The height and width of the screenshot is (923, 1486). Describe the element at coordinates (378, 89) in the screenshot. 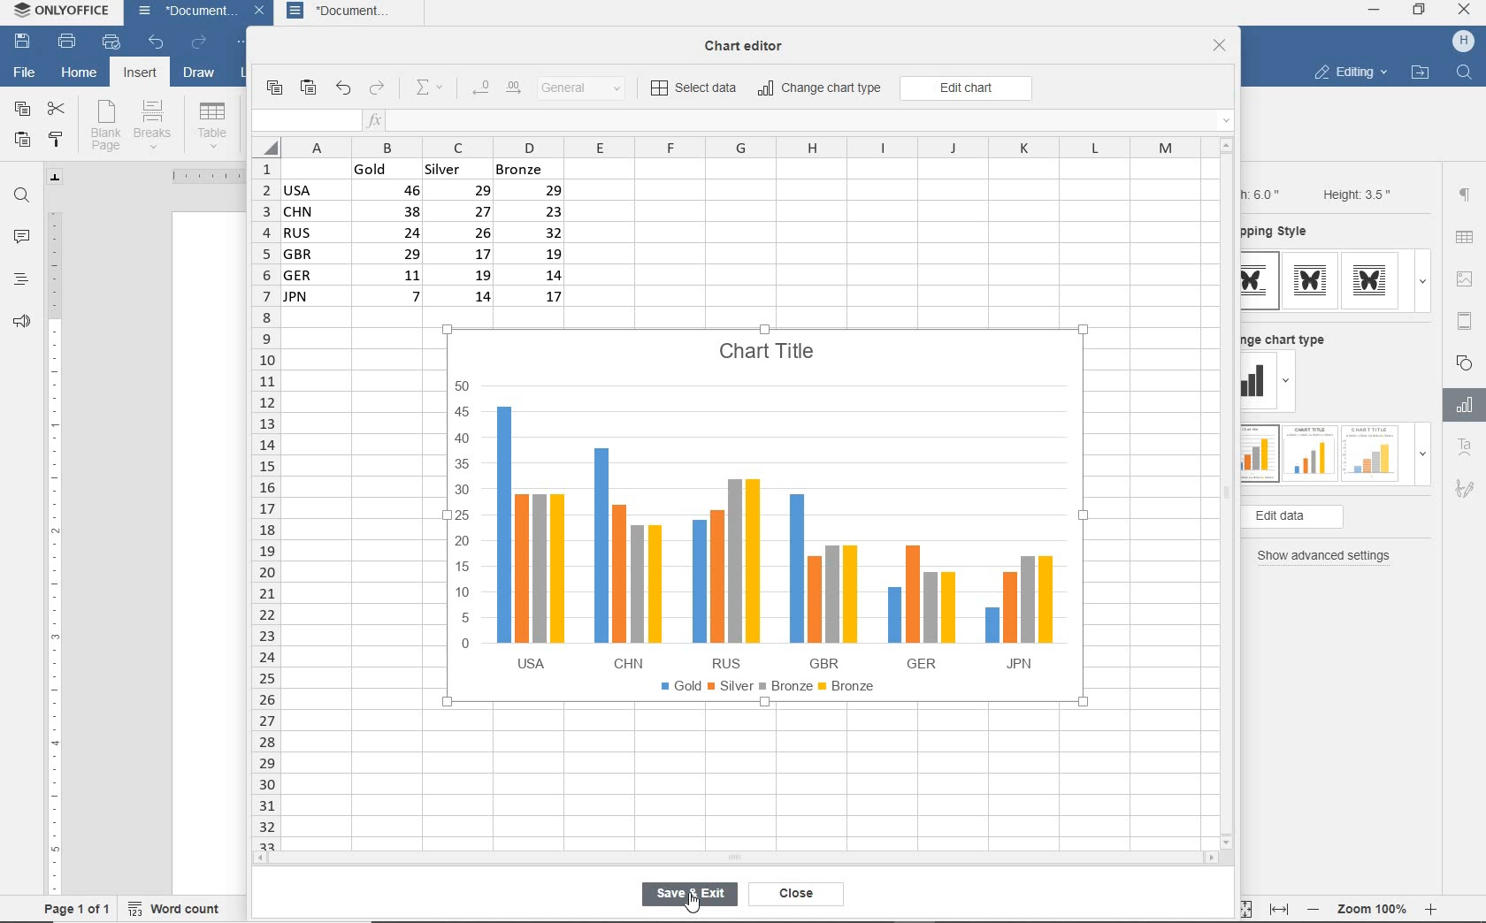

I see `redo ` at that location.